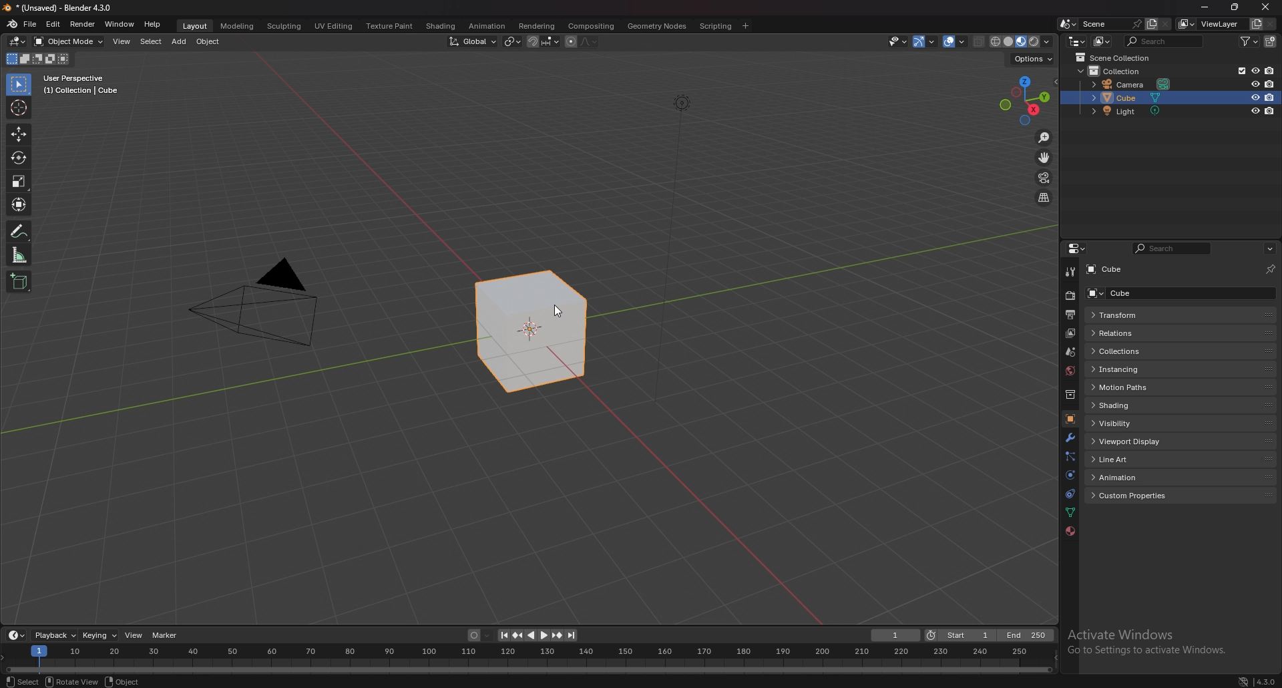 This screenshot has width=1282, height=688. What do you see at coordinates (151, 41) in the screenshot?
I see `select` at bounding box center [151, 41].